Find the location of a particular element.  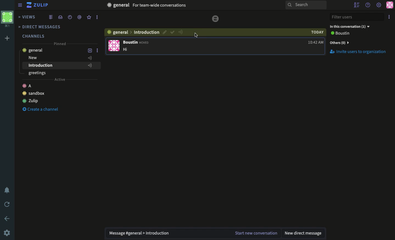

Add is located at coordinates (8, 38).